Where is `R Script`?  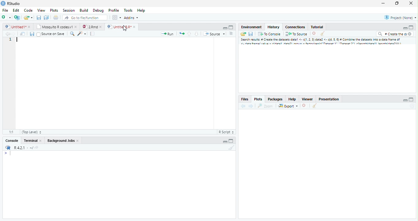
R Script is located at coordinates (226, 132).